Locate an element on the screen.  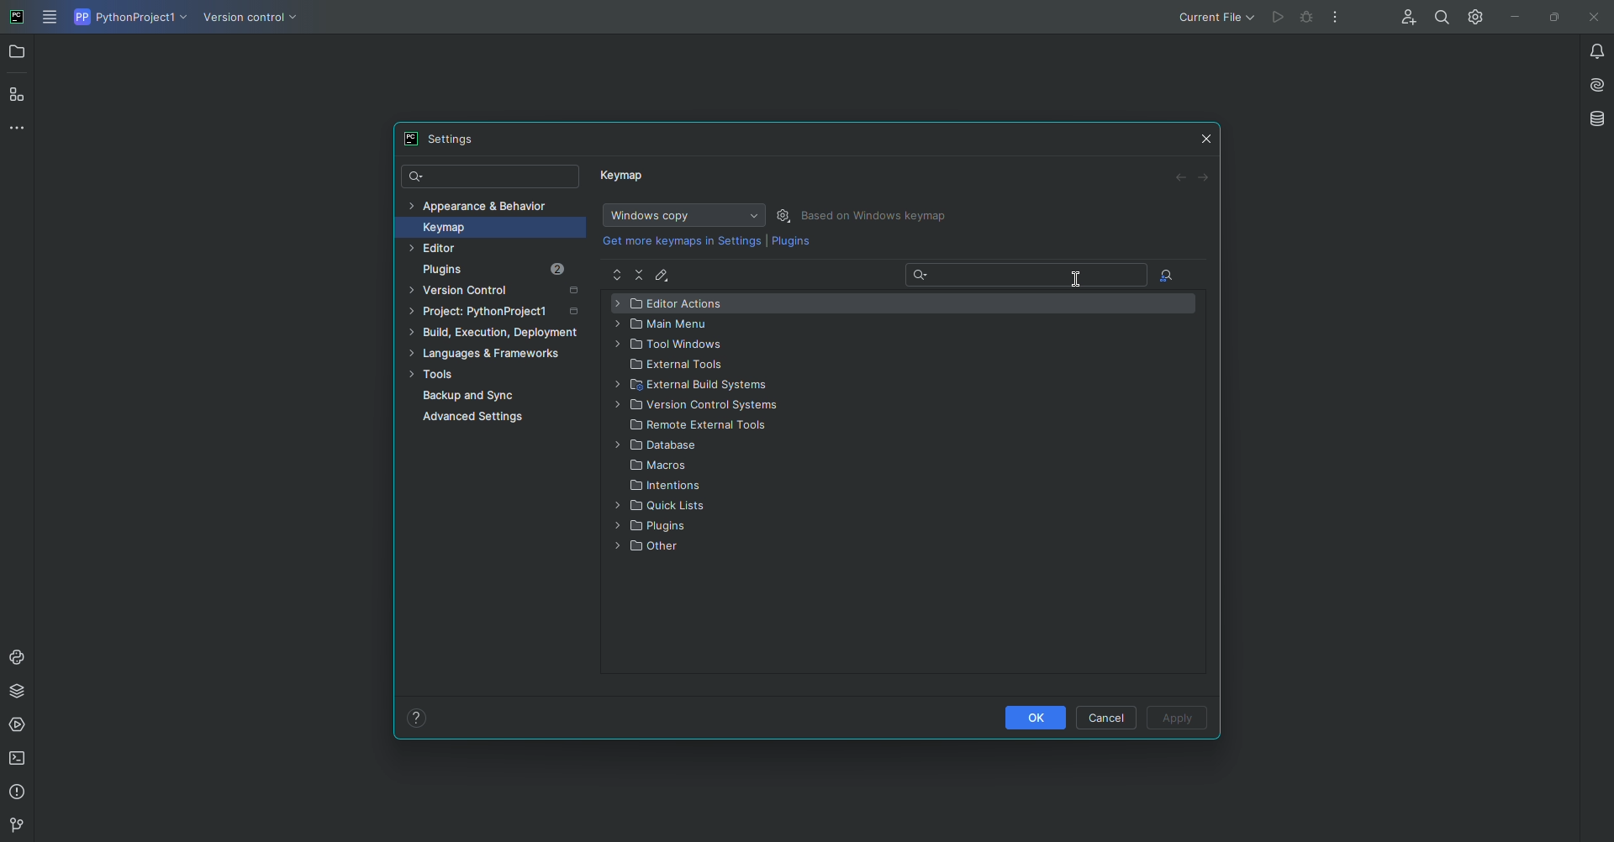
Current file is located at coordinates (1215, 17).